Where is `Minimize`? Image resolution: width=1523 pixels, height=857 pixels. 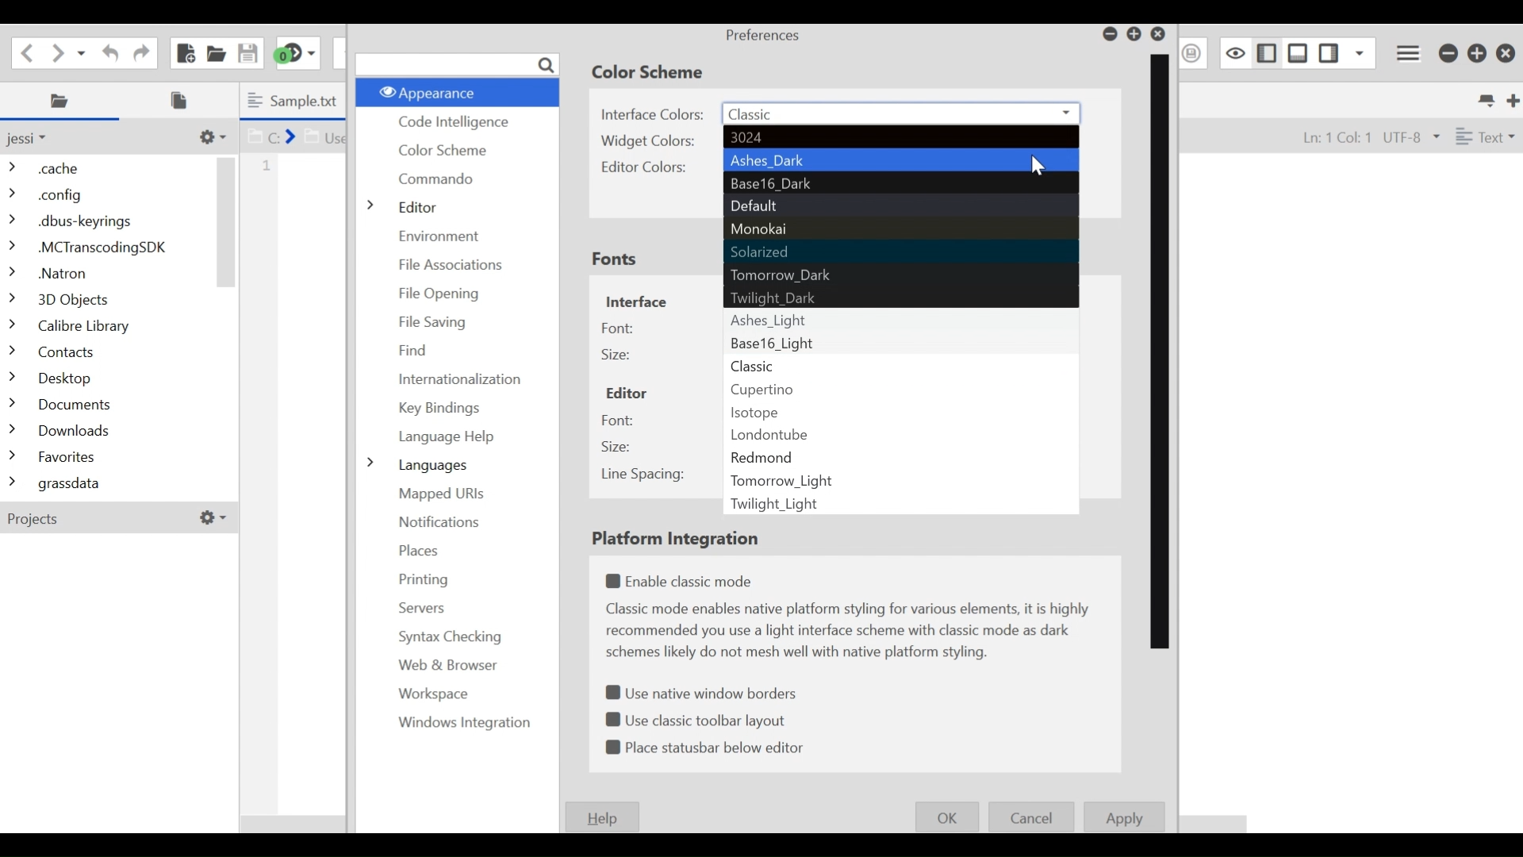
Minimize is located at coordinates (1108, 34).